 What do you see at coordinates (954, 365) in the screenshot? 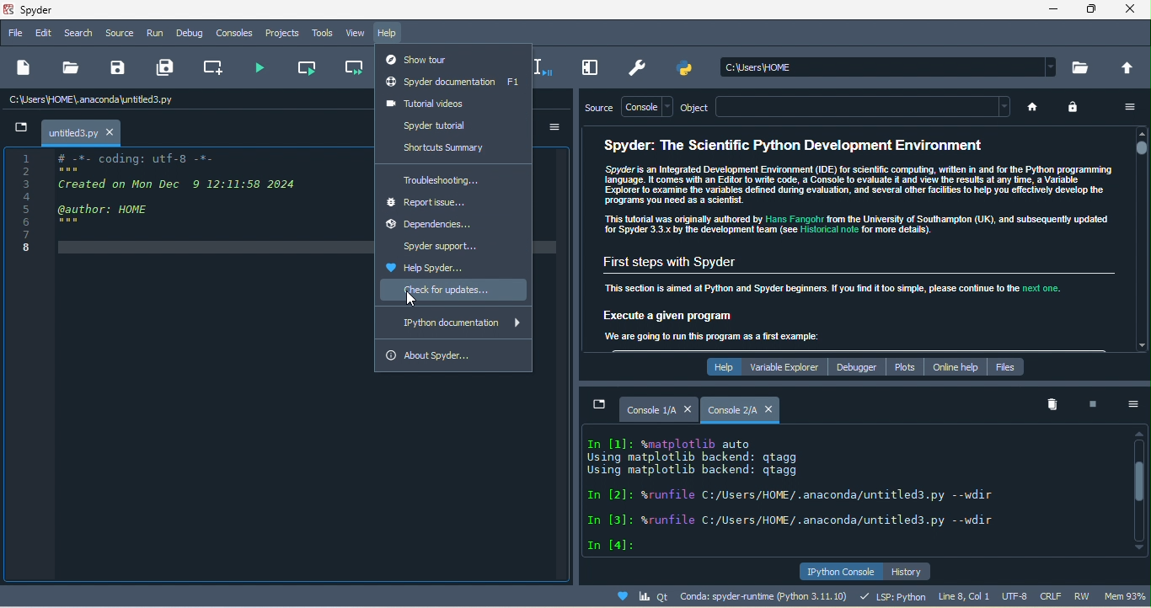
I see `online help` at bounding box center [954, 365].